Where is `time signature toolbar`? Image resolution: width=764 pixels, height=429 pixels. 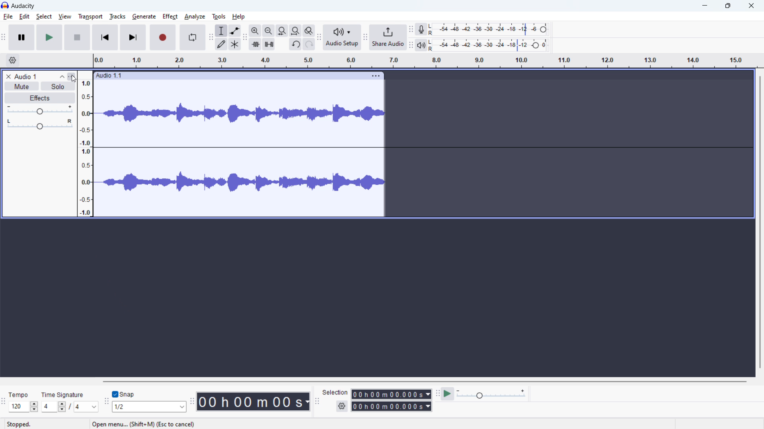 time signature toolbar is located at coordinates (4, 402).